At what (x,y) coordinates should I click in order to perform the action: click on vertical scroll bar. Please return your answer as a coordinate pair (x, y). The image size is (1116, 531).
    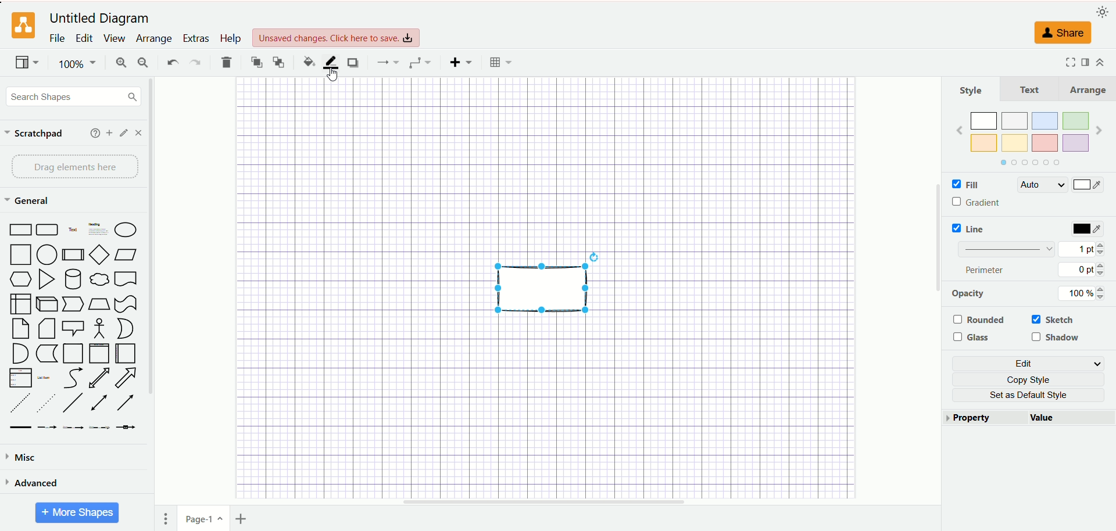
    Looking at the image, I should click on (938, 291).